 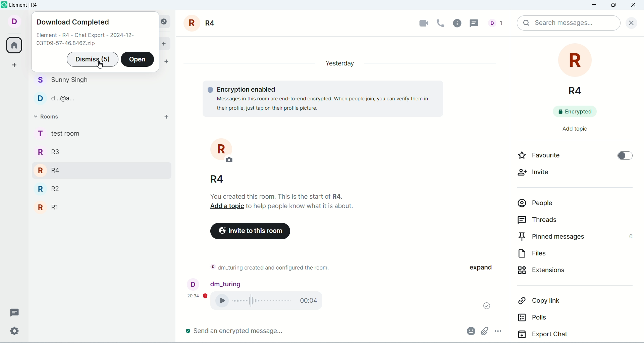 I want to click on room, so click(x=577, y=70).